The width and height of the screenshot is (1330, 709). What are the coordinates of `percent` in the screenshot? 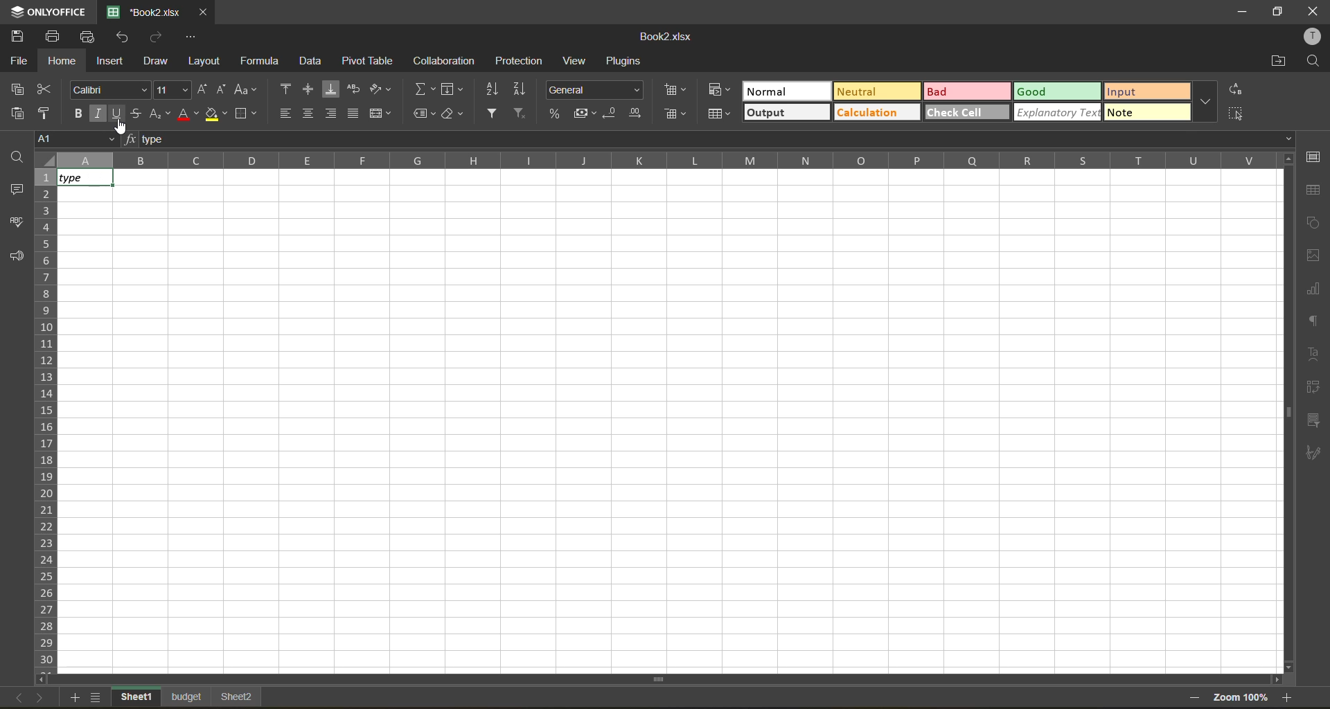 It's located at (555, 115).